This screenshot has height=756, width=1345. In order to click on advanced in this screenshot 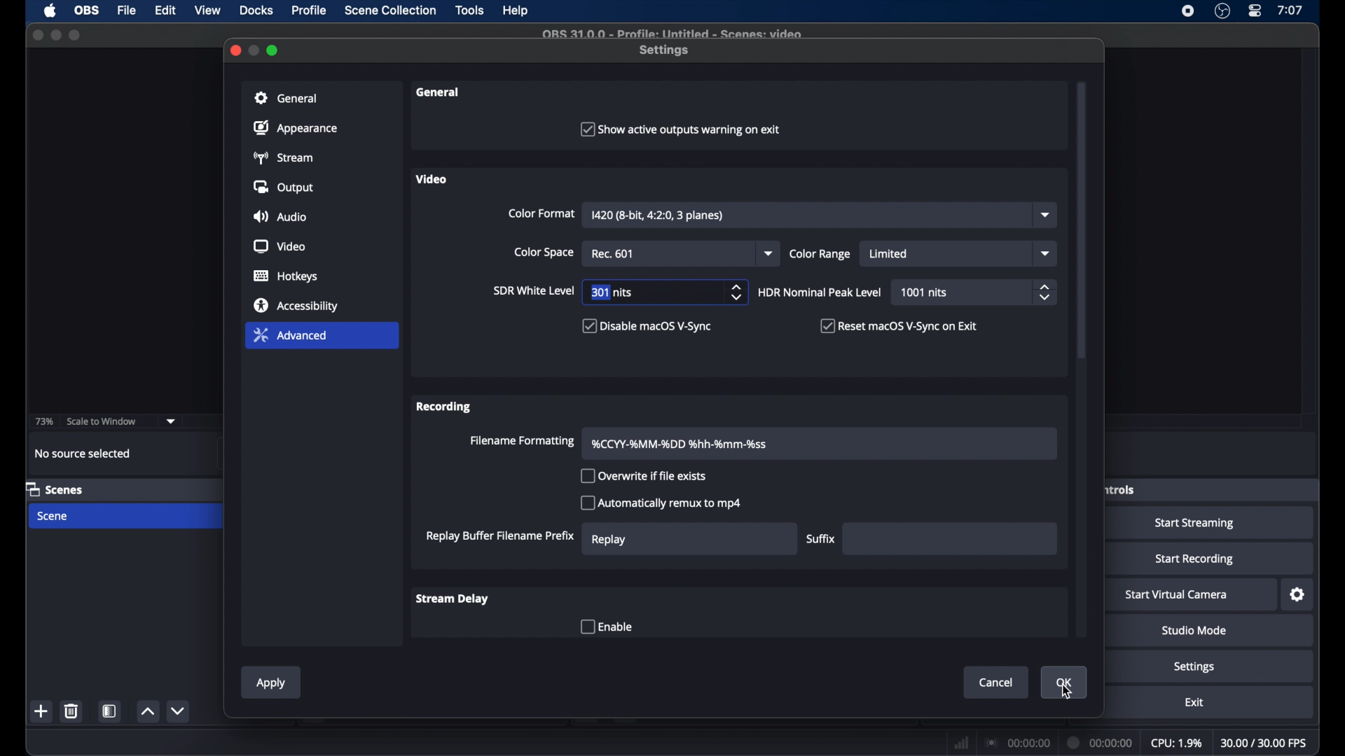, I will do `click(291, 335)`.